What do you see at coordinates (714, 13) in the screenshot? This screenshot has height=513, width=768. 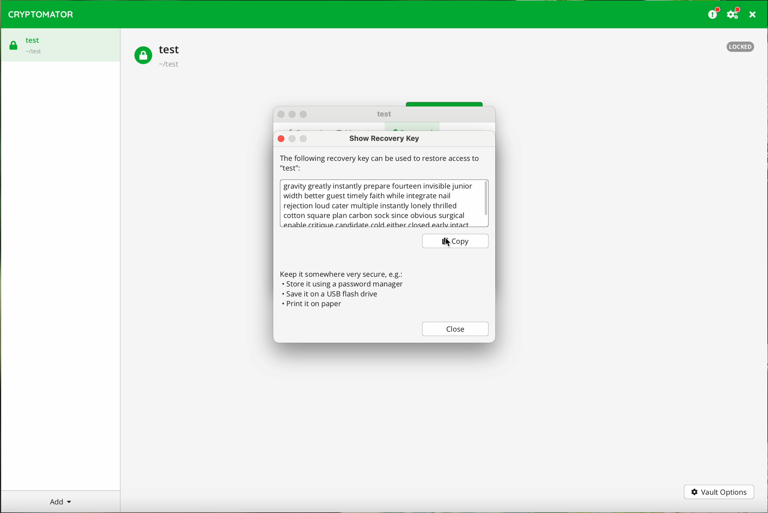 I see `donate` at bounding box center [714, 13].